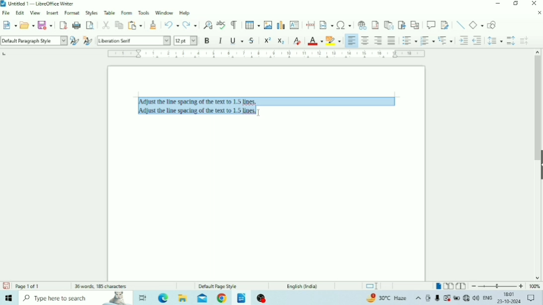 Image resolution: width=543 pixels, height=305 pixels. I want to click on Find and Replace, so click(207, 24).